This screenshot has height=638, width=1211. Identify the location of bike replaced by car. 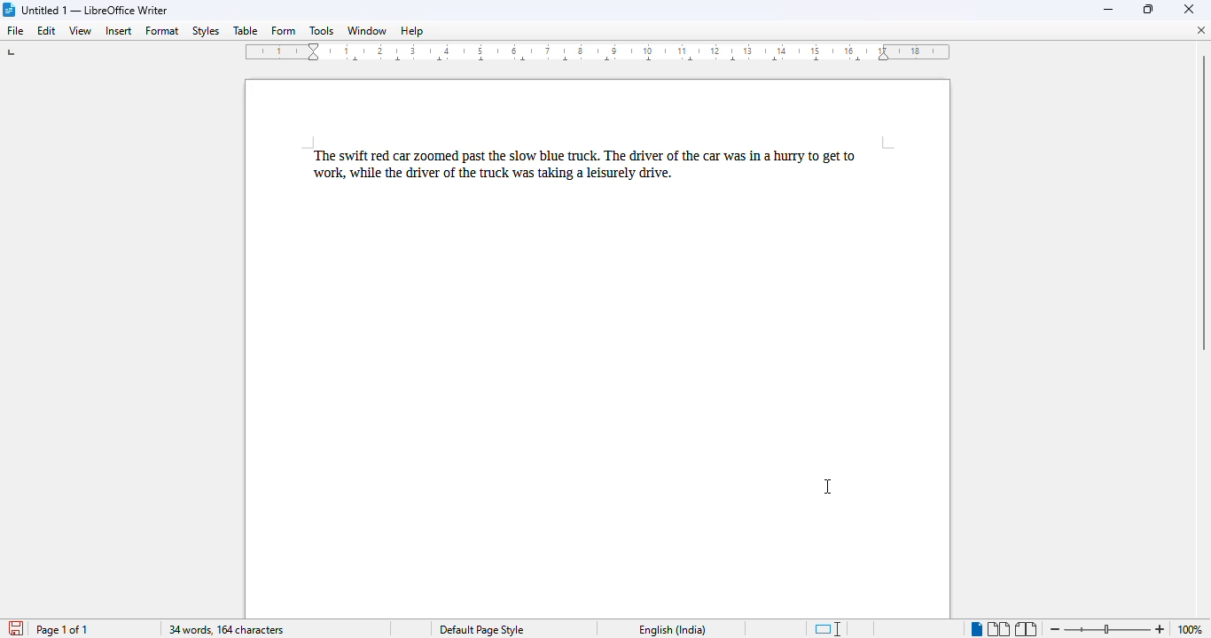
(712, 157).